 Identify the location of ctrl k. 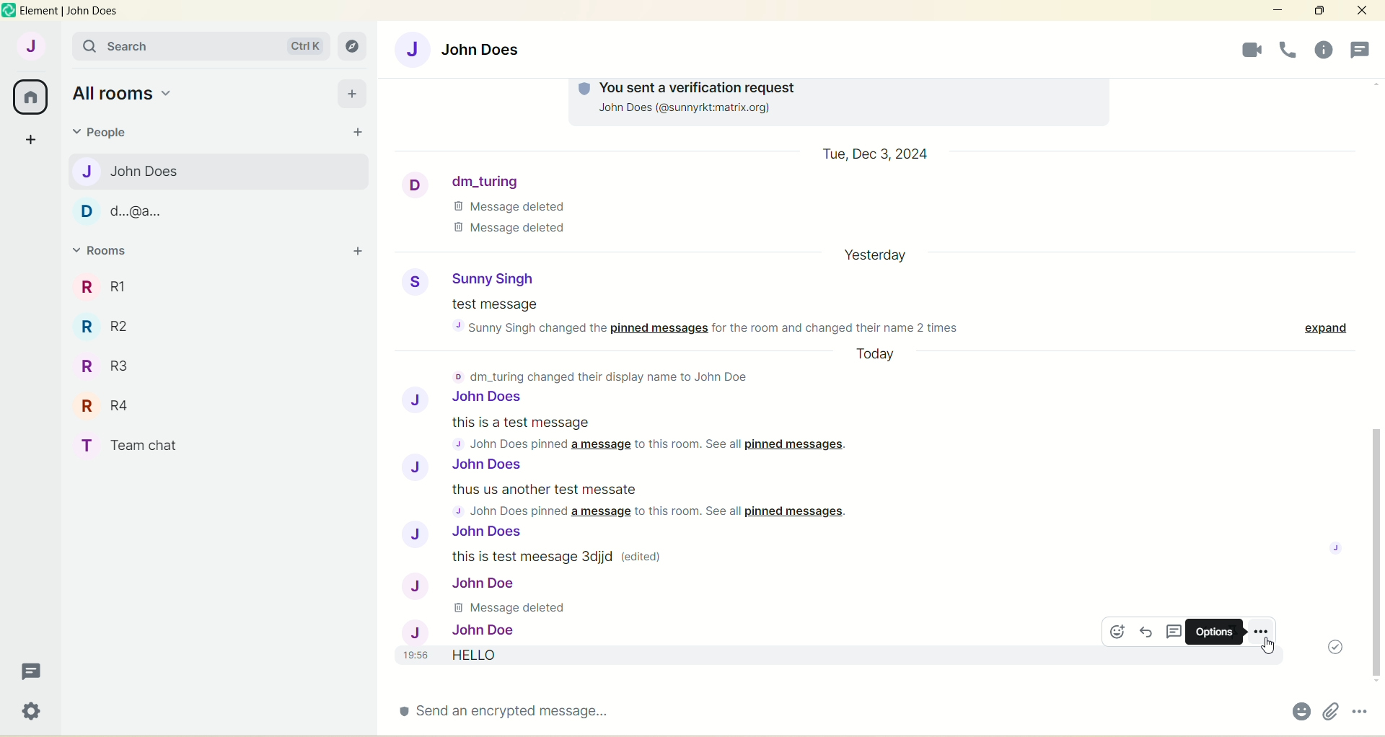
(302, 42).